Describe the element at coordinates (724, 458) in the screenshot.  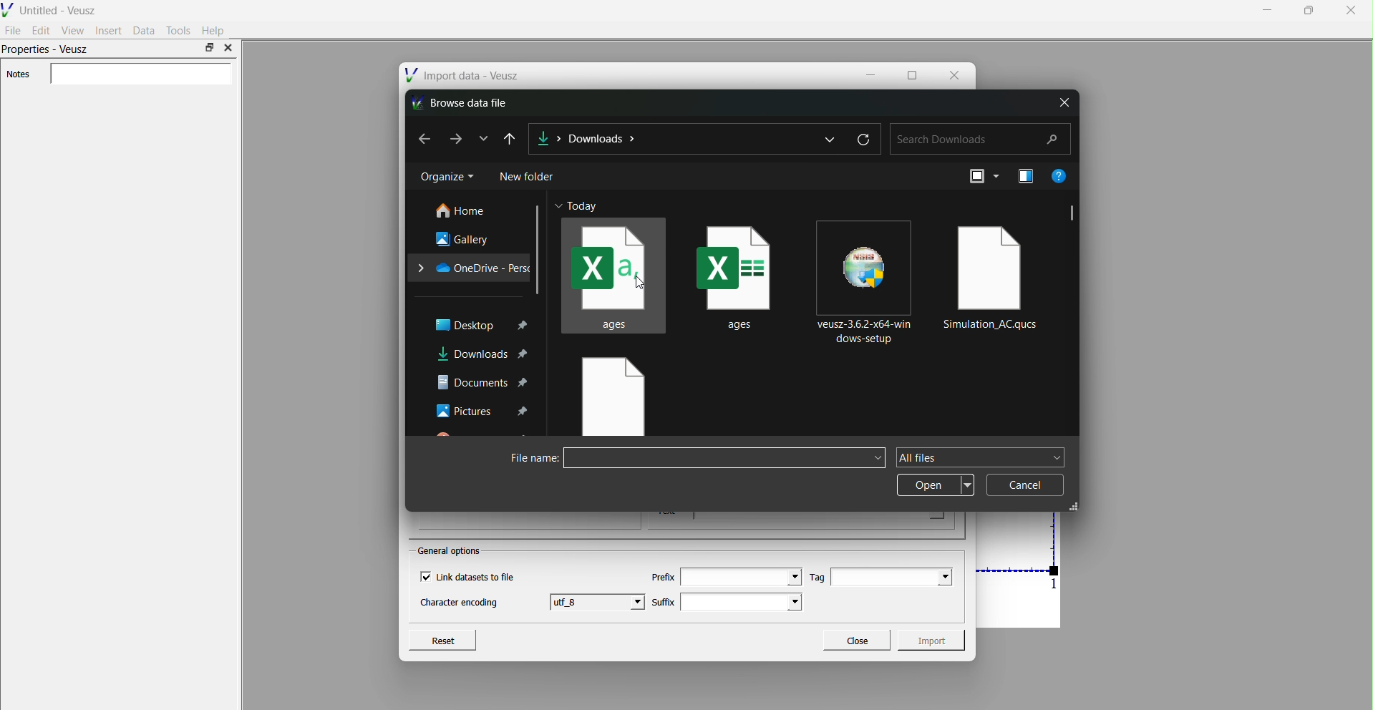
I see `file name field` at that location.